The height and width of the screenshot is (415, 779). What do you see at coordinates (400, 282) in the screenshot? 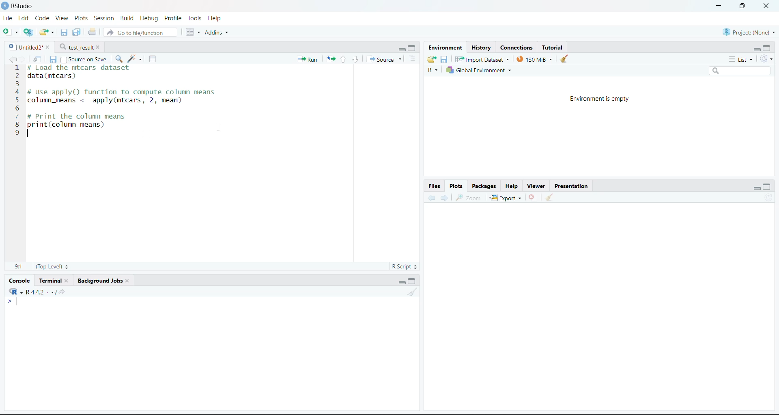
I see `Minimize` at bounding box center [400, 282].